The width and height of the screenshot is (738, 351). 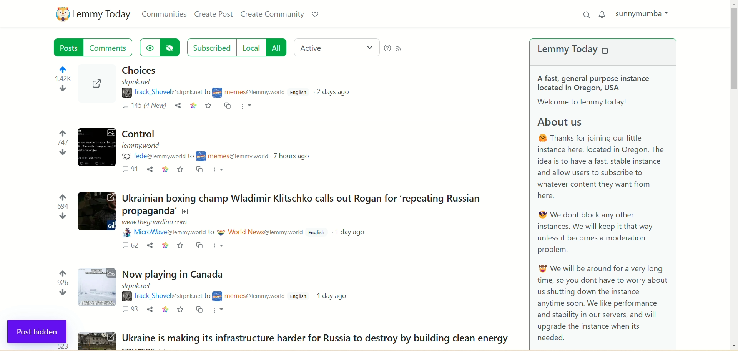 I want to click on Post on "Ukraine is making its infrastructure harder for Russia to destroy by building clean energy", so click(x=316, y=339).